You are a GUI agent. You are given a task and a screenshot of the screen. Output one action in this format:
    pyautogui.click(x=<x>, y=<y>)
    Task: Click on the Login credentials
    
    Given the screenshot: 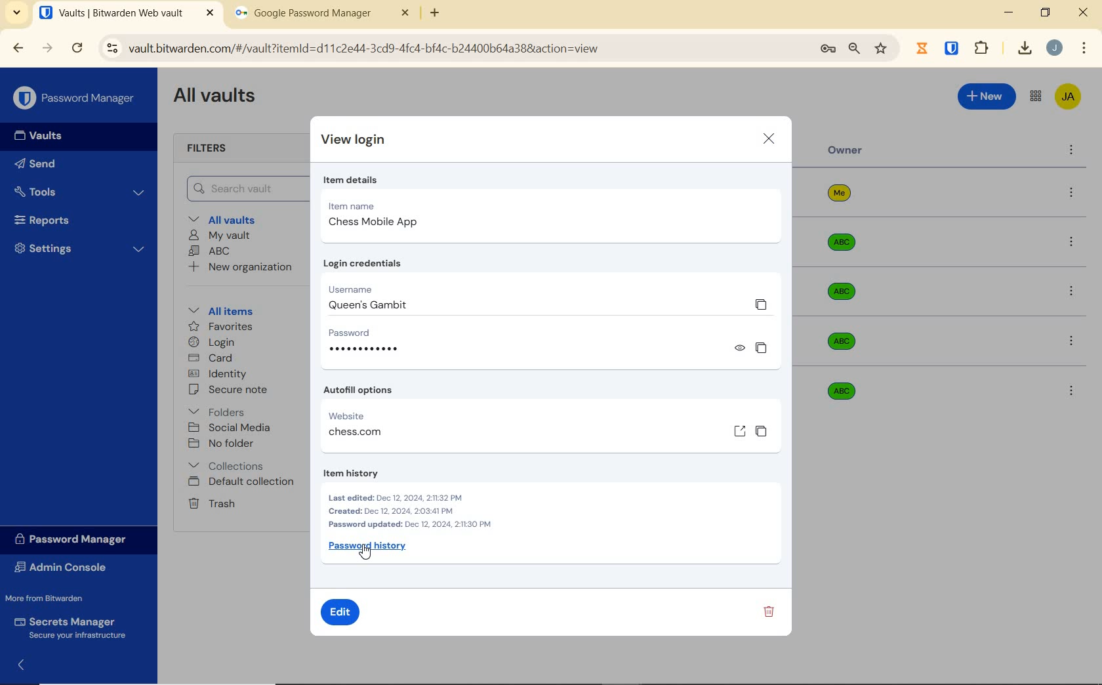 What is the action you would take?
    pyautogui.click(x=379, y=262)
    